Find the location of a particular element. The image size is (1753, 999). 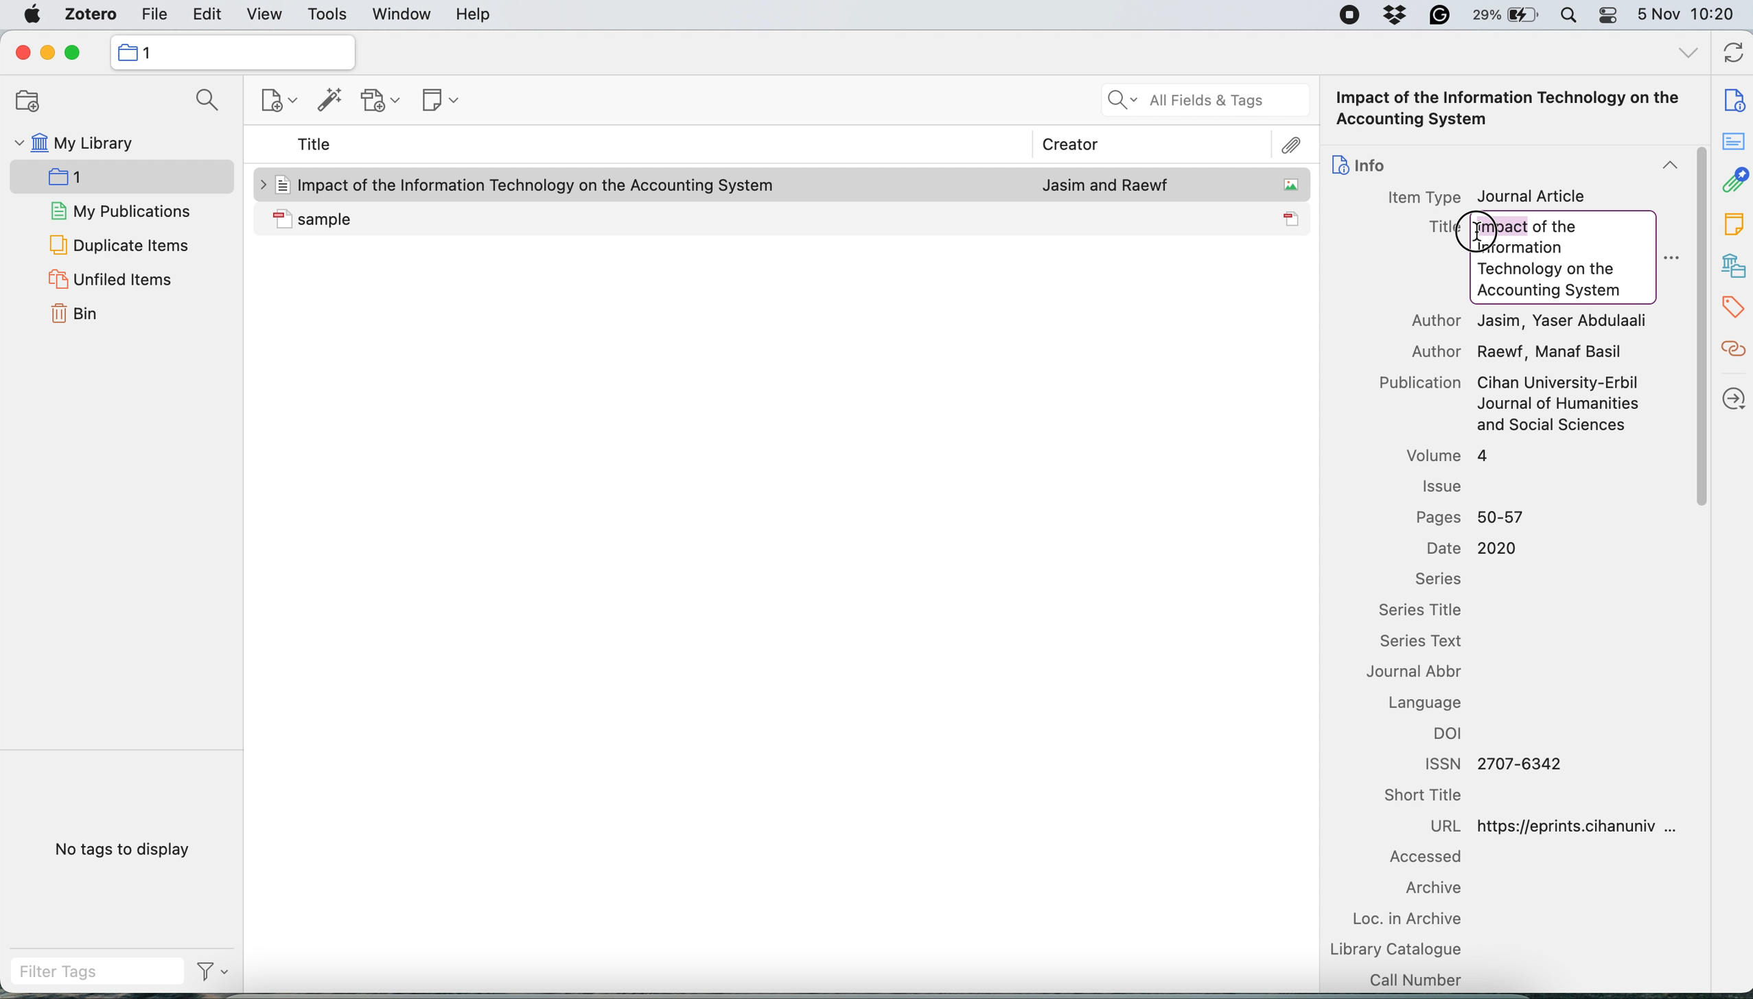

no tags to display is located at coordinates (123, 849).